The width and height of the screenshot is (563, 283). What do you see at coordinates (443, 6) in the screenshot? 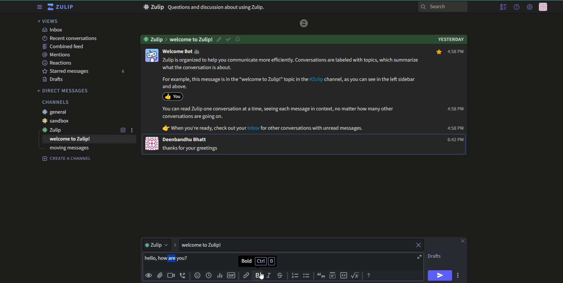
I see `search bar` at bounding box center [443, 6].